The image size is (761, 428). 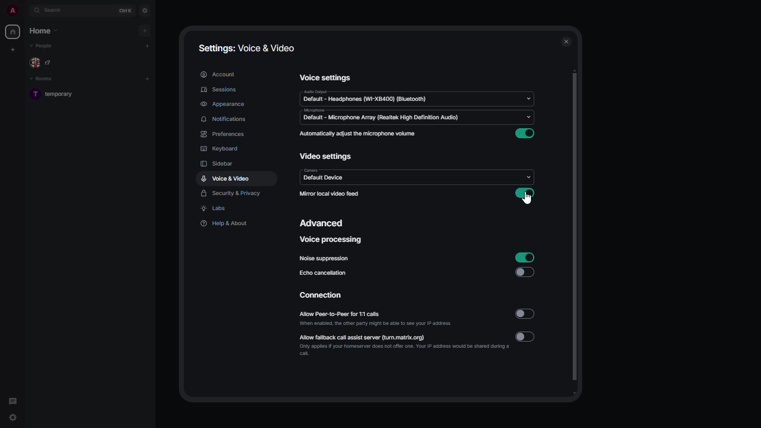 I want to click on allow fallback call assist server, so click(x=404, y=344).